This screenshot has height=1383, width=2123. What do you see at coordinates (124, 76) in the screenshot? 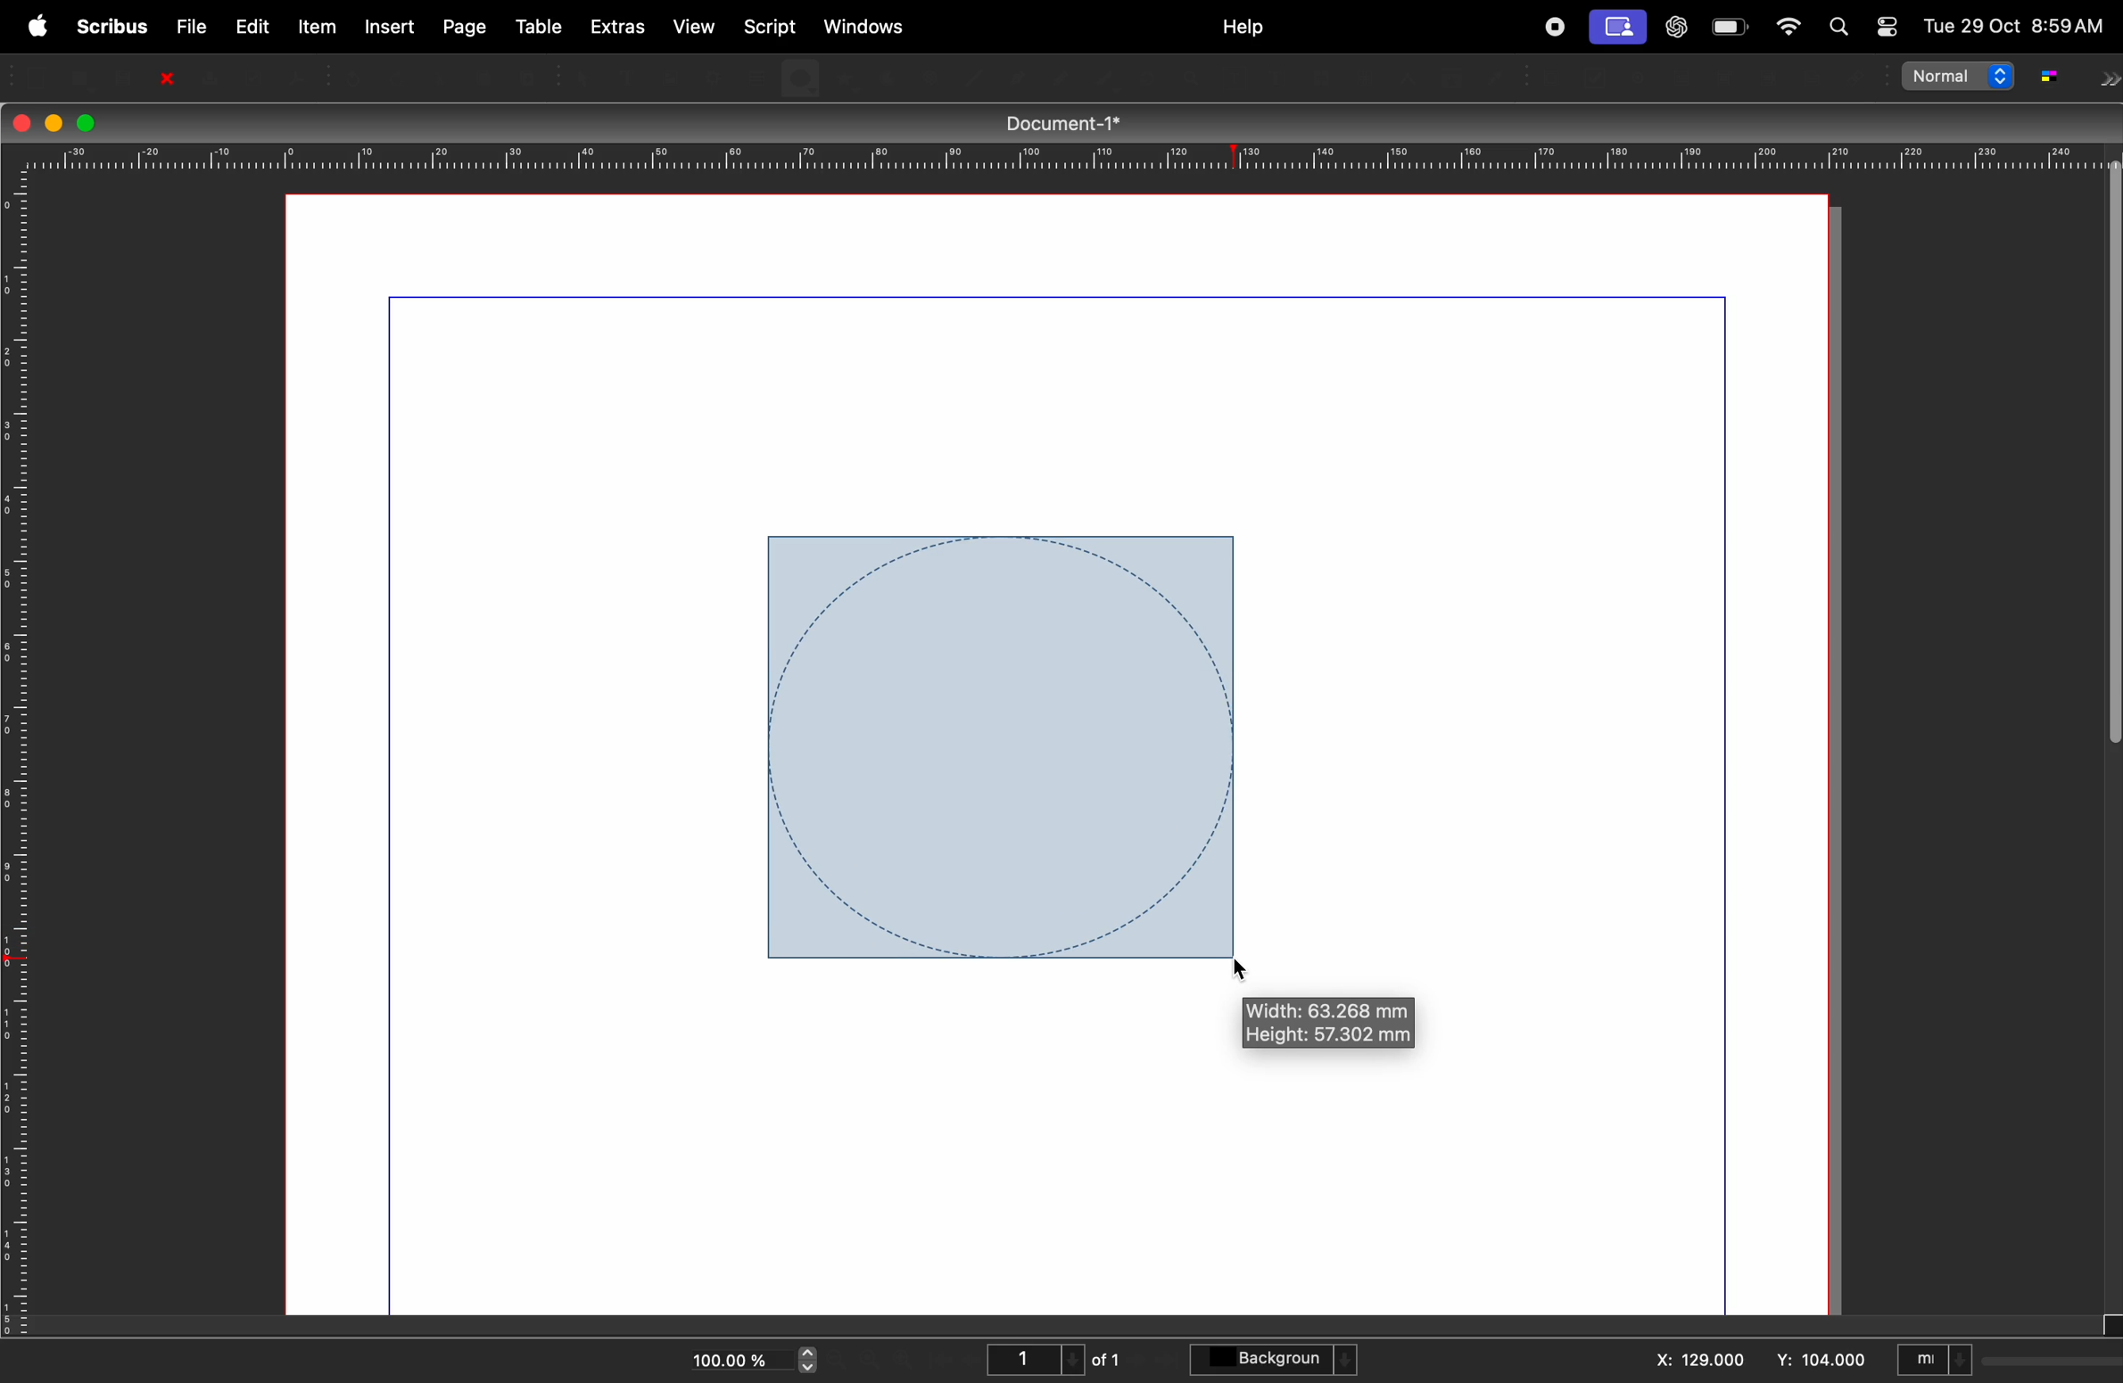
I see `save` at bounding box center [124, 76].